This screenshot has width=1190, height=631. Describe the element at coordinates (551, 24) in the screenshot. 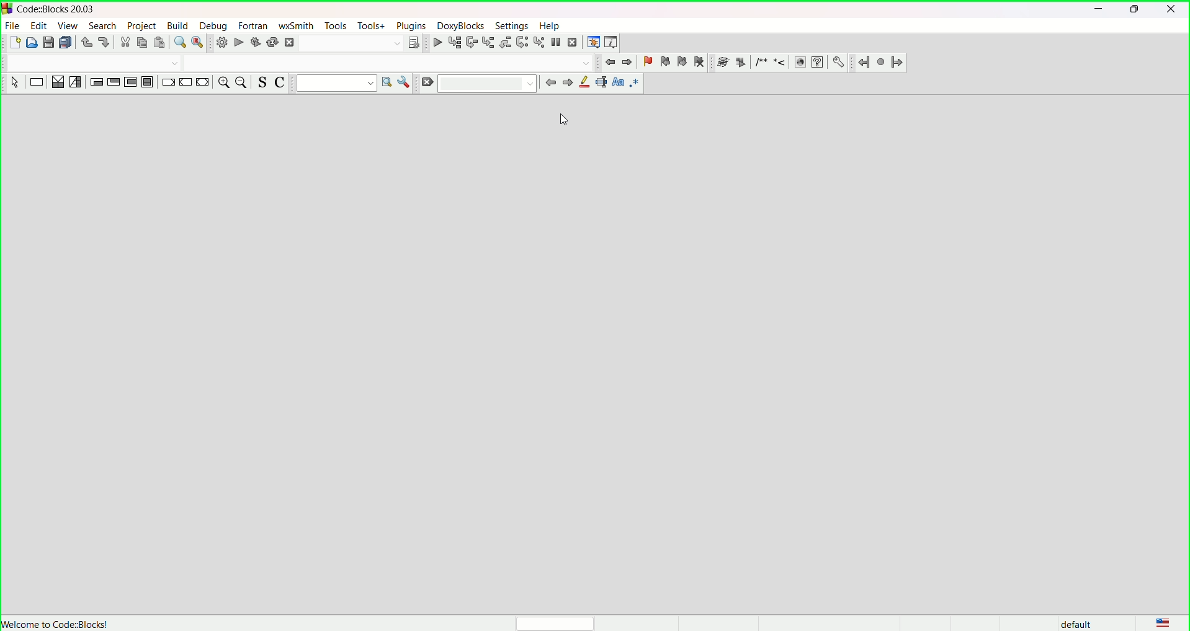

I see `help` at that location.